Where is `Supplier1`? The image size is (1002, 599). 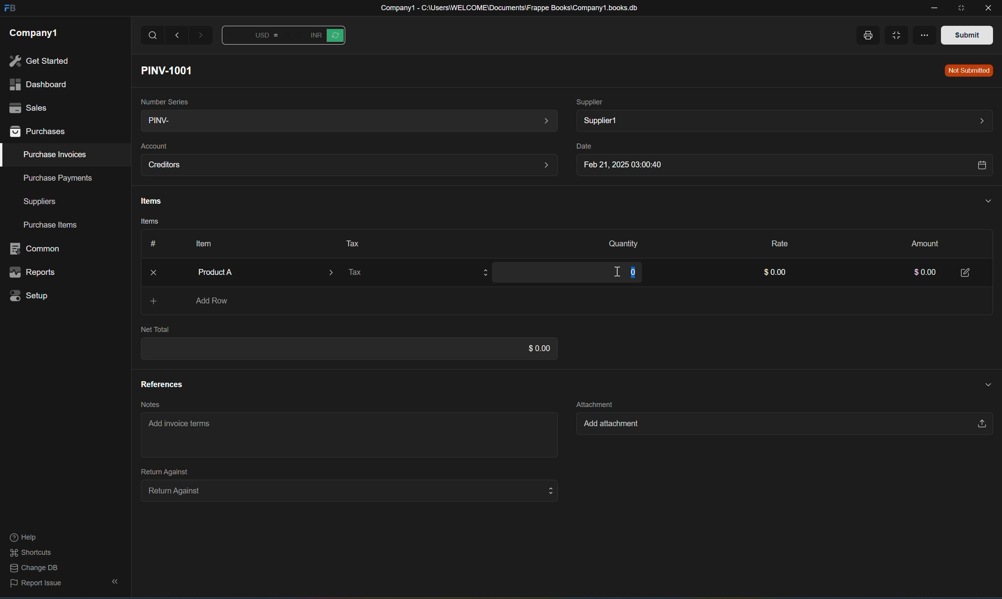 Supplier1 is located at coordinates (783, 120).